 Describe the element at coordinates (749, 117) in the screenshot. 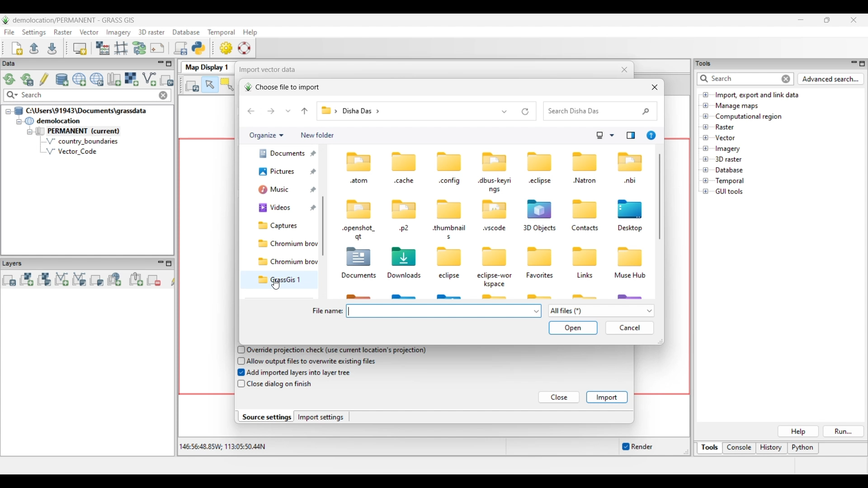

I see `Double click to see files under Computational region` at that location.